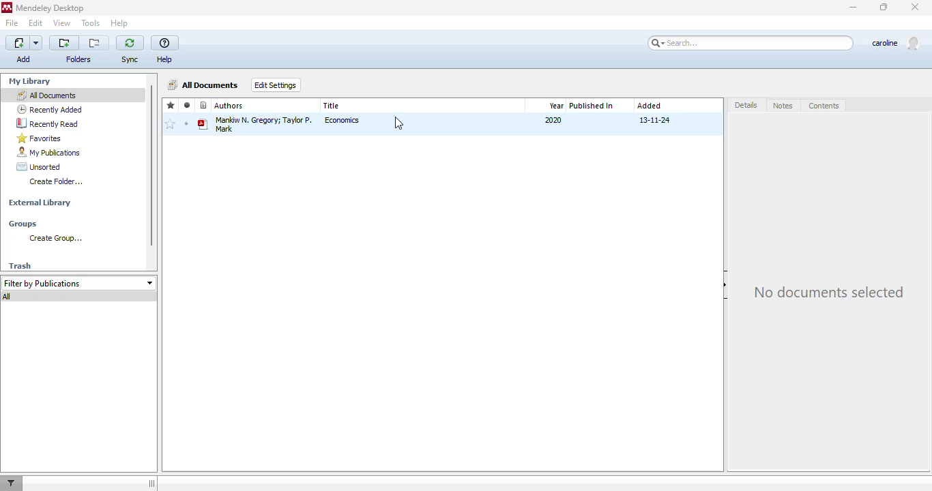 The image size is (932, 491). What do you see at coordinates (31, 81) in the screenshot?
I see `my library` at bounding box center [31, 81].